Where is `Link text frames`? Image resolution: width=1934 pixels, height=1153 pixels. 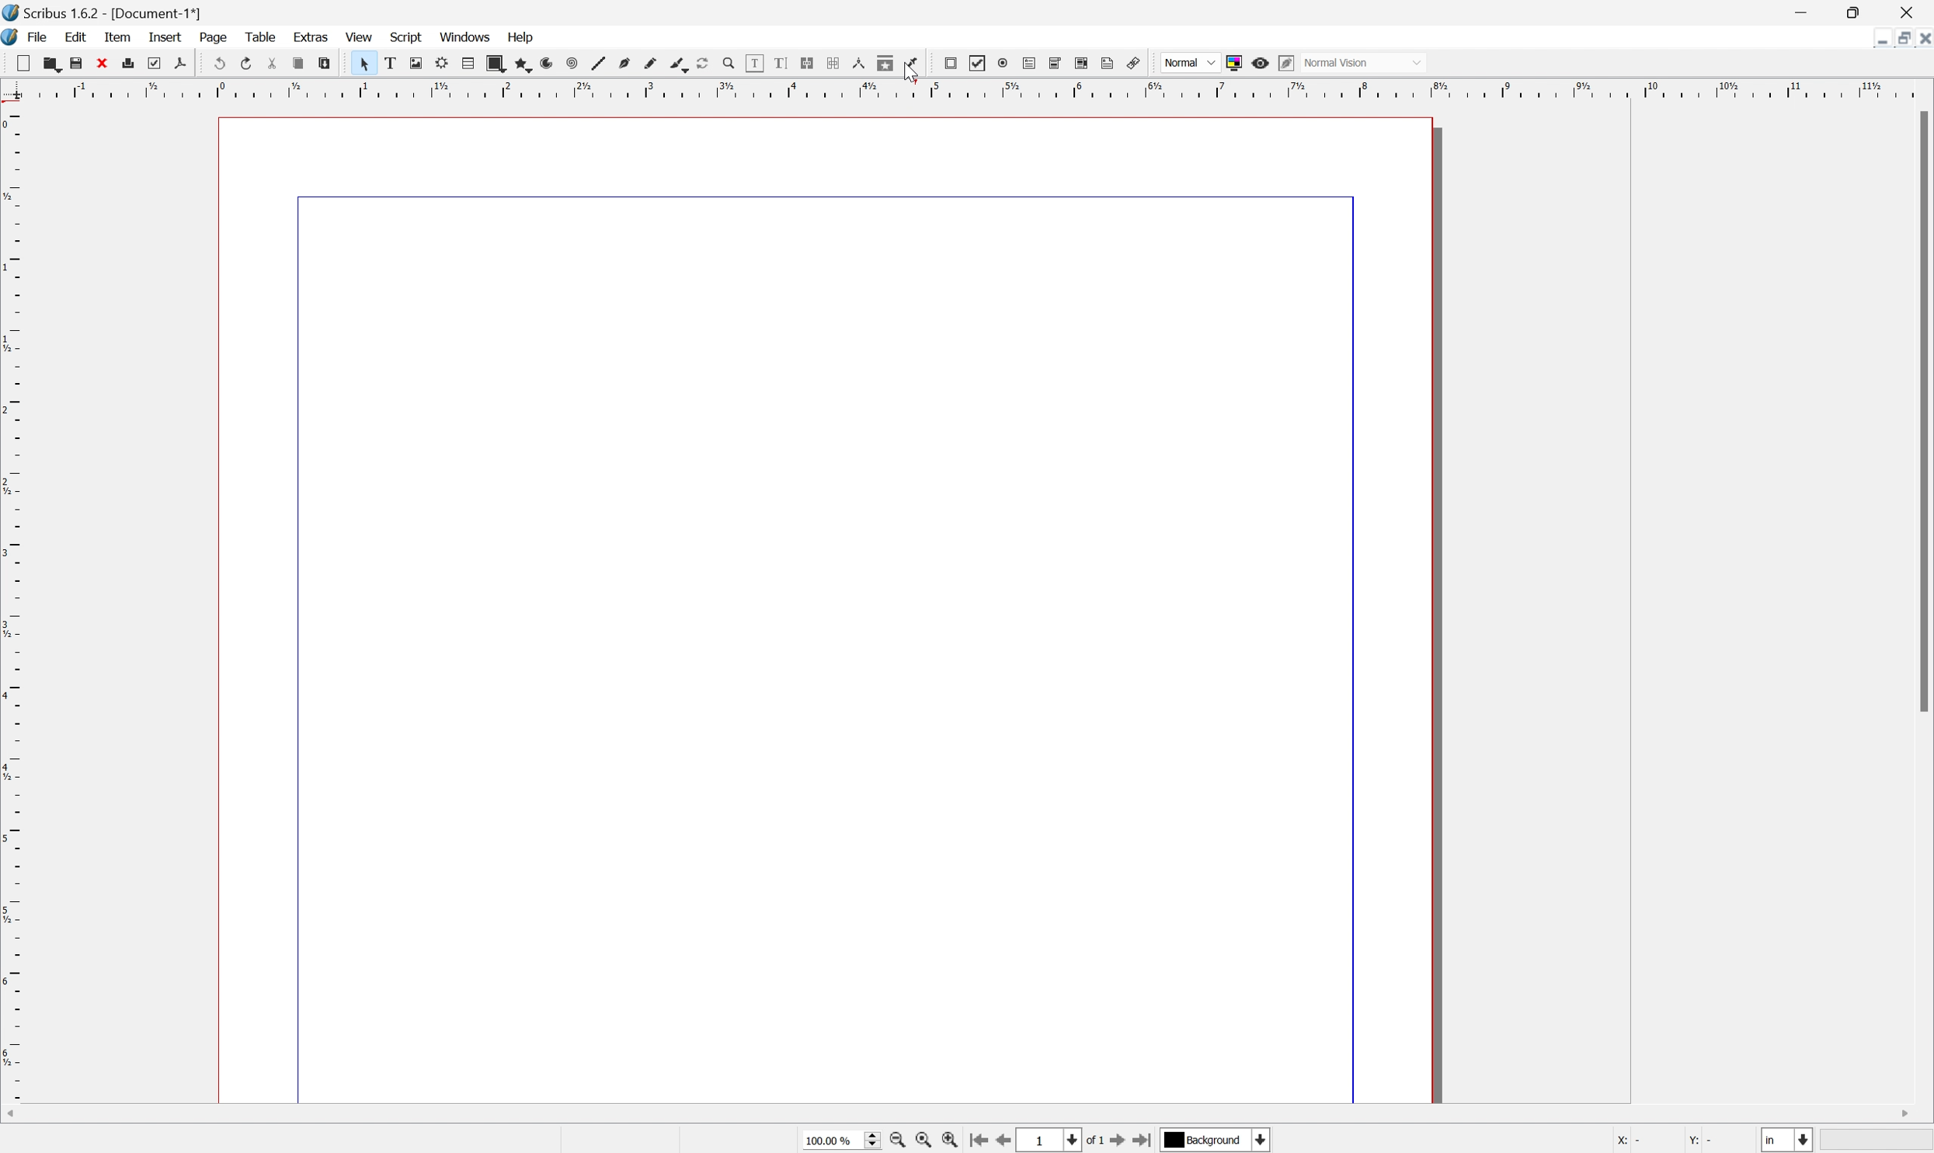 Link text frames is located at coordinates (810, 64).